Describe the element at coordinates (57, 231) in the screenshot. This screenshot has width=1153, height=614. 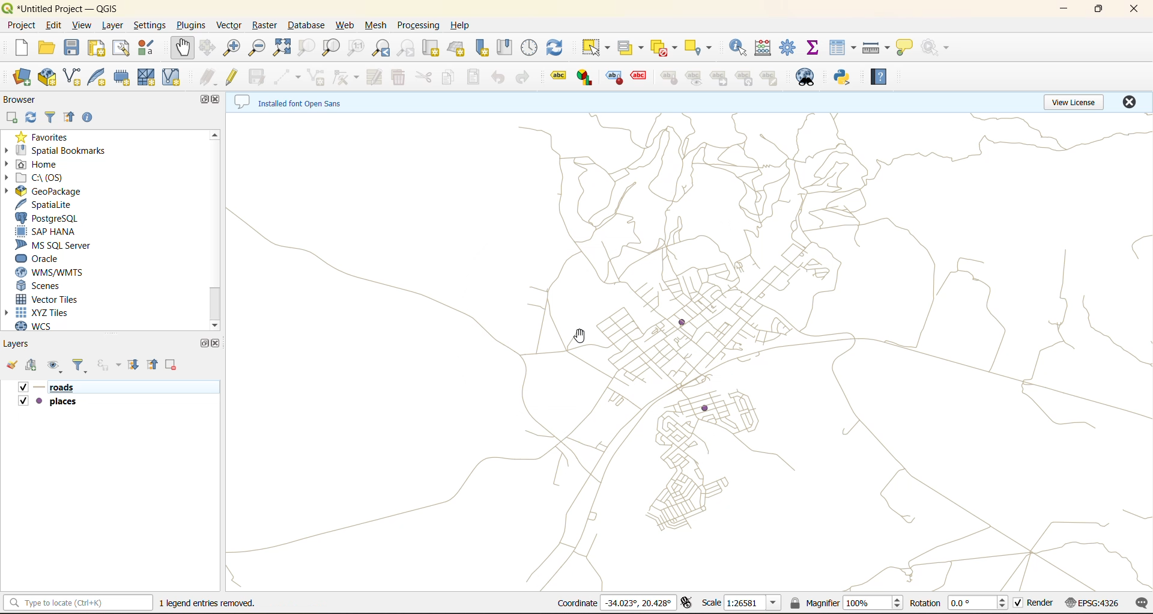
I see `sap hana` at that location.